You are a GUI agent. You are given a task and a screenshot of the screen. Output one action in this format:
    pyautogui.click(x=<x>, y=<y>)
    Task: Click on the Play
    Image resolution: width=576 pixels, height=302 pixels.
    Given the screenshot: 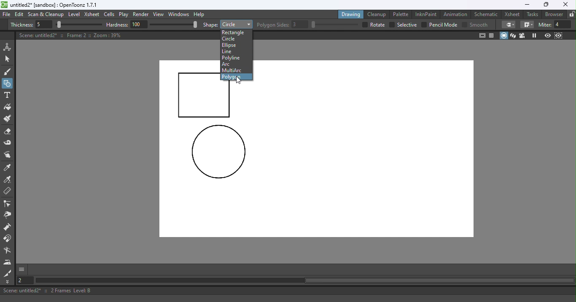 What is the action you would take?
    pyautogui.click(x=125, y=15)
    